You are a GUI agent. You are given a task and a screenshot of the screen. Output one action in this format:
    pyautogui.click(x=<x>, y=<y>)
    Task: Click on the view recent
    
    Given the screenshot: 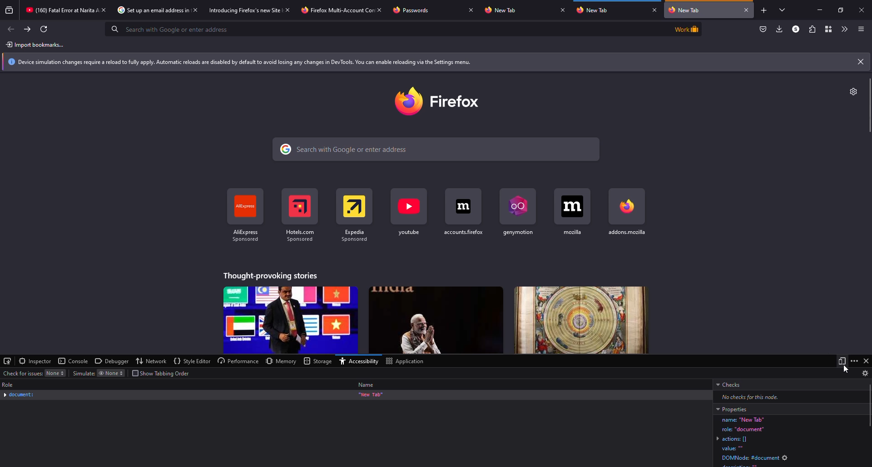 What is the action you would take?
    pyautogui.click(x=9, y=10)
    